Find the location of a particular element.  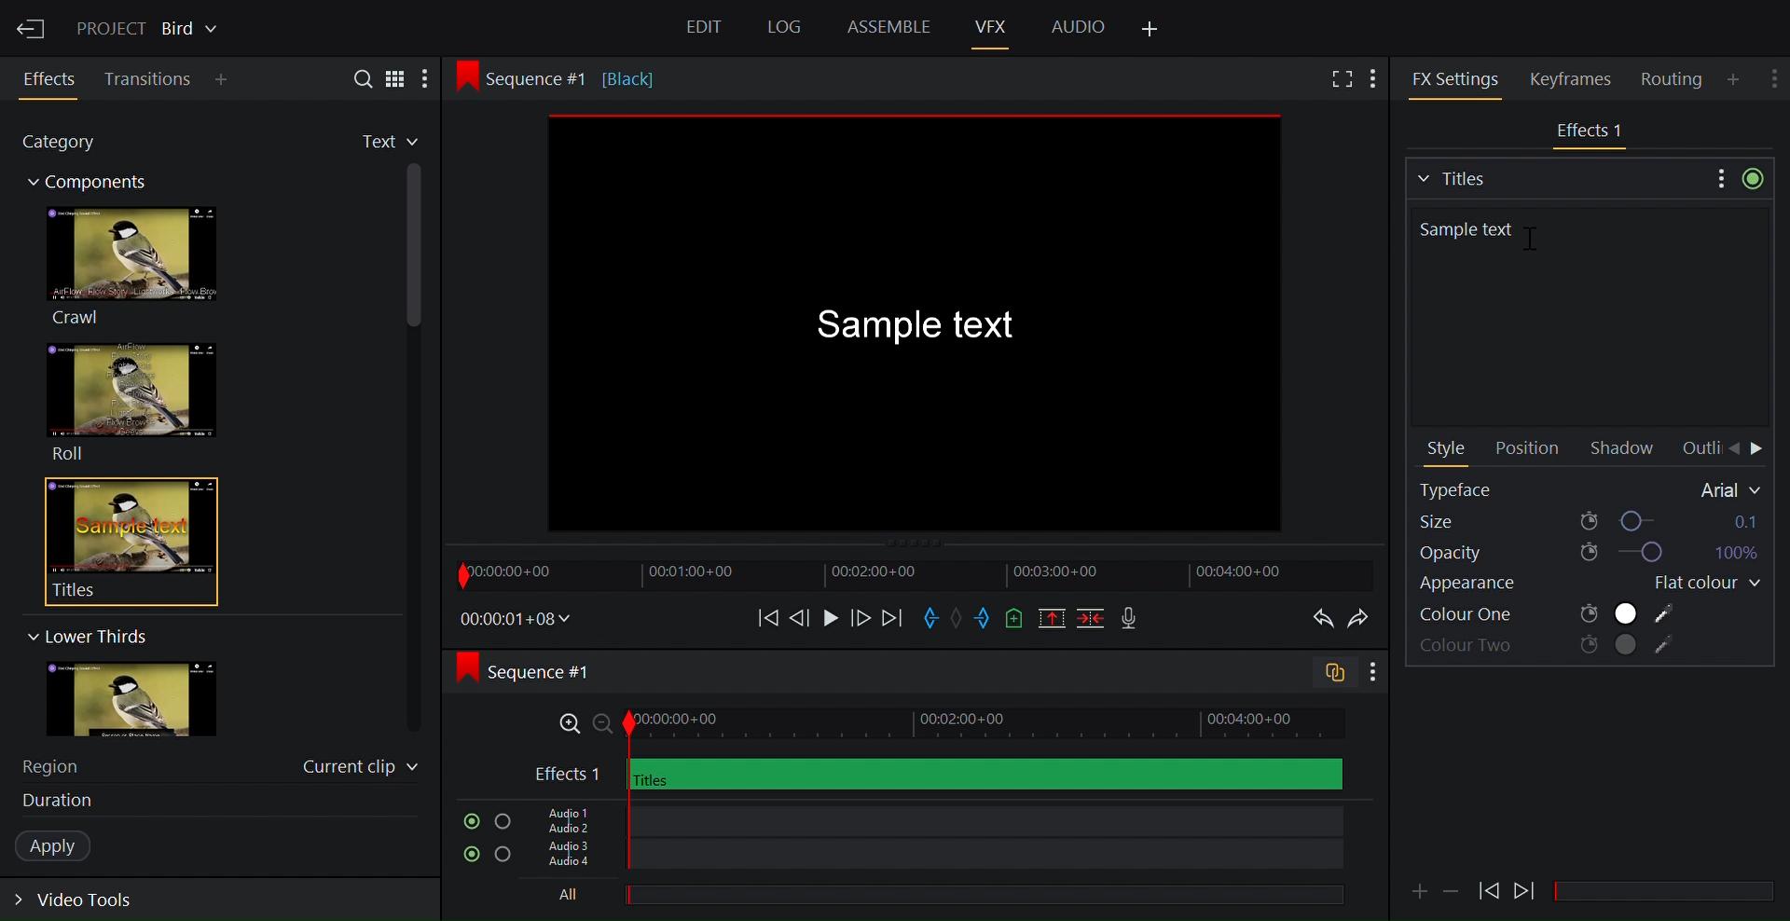

Typeface is located at coordinates (1591, 489).